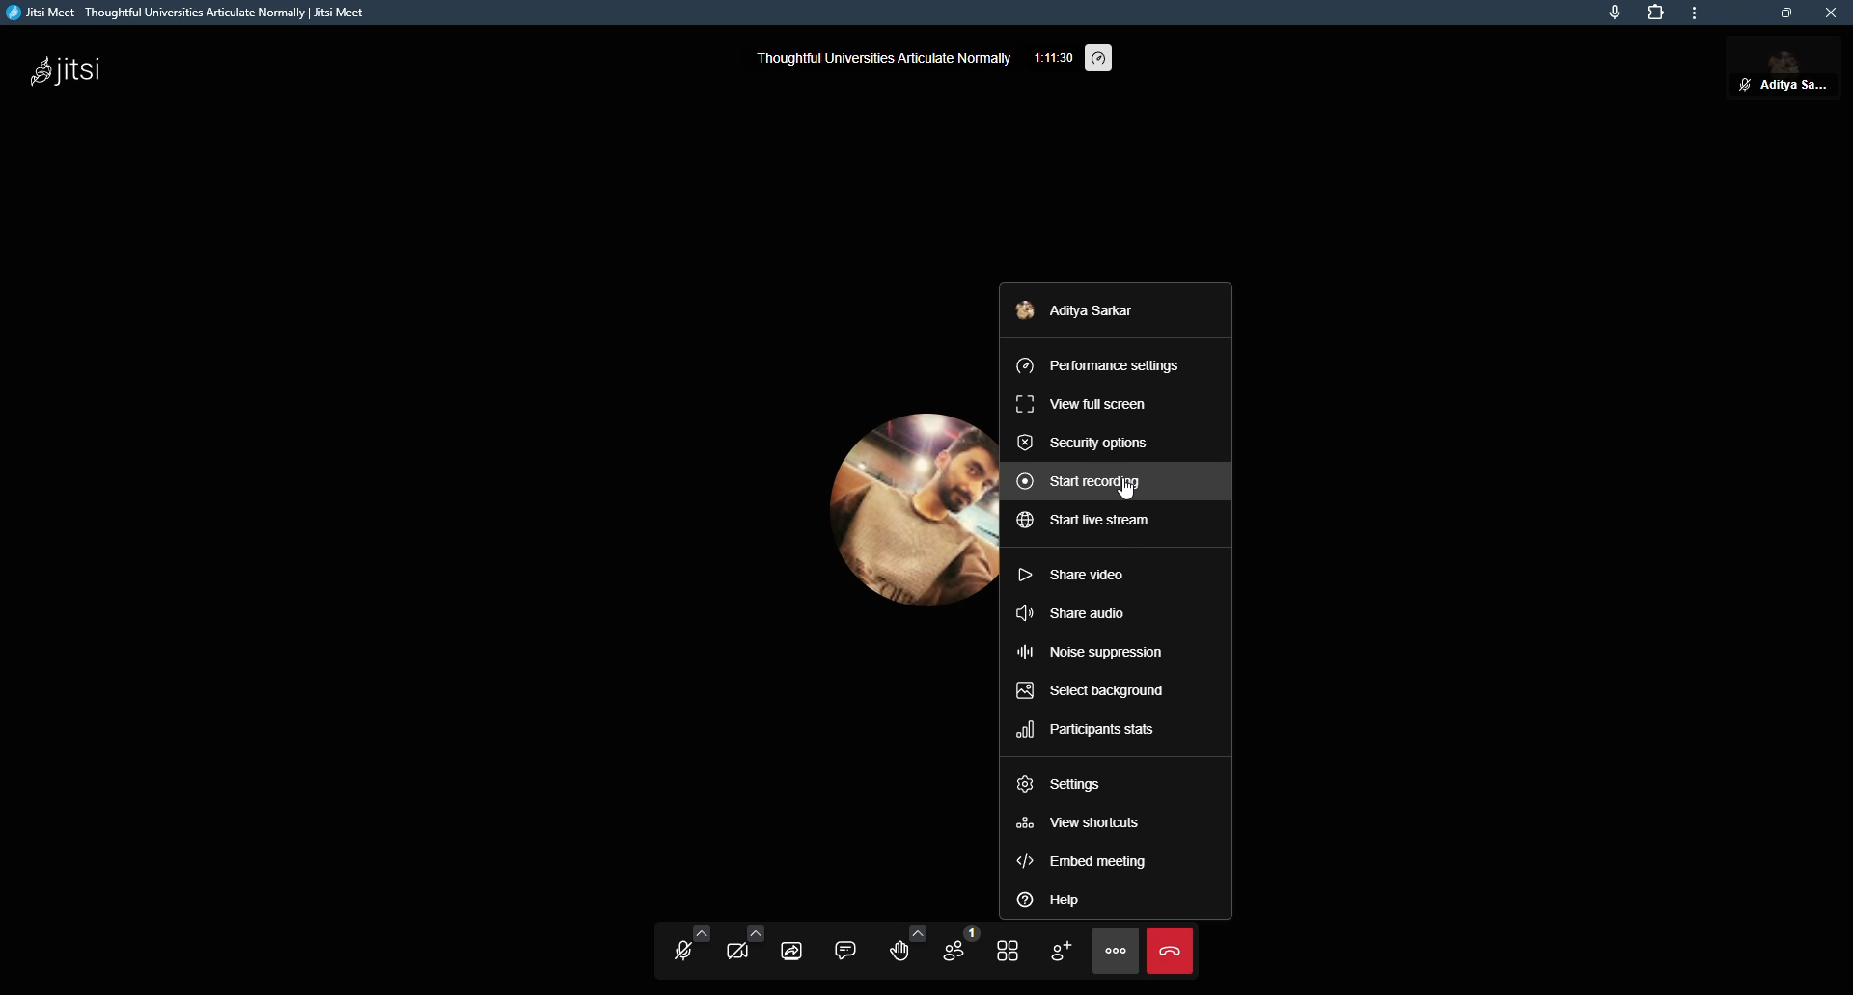 The width and height of the screenshot is (1853, 995). Describe the element at coordinates (848, 948) in the screenshot. I see `open chat` at that location.